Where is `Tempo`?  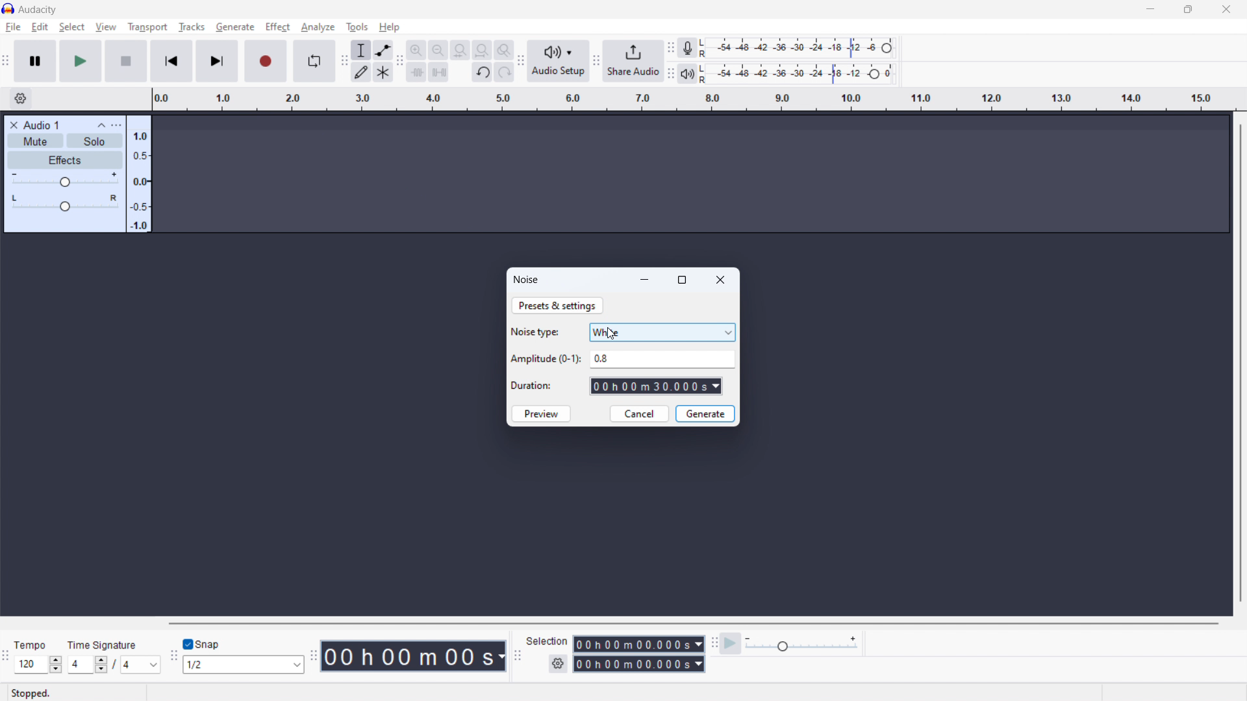
Tempo is located at coordinates (32, 645).